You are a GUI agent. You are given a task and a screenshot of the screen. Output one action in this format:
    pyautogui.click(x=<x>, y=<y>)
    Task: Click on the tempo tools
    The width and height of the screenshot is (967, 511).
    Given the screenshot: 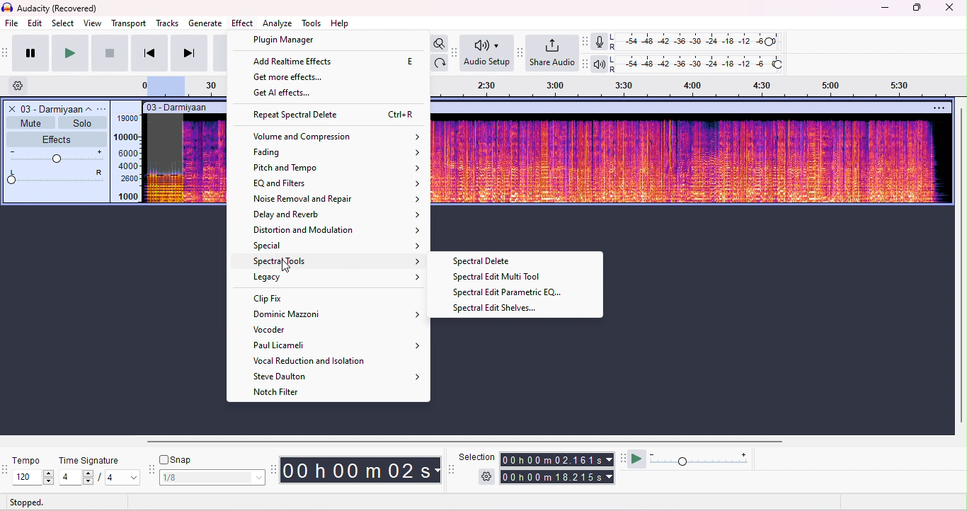 What is the action you would take?
    pyautogui.click(x=6, y=471)
    